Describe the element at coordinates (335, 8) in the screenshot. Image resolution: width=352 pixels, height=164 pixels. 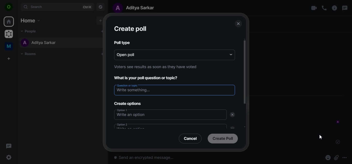
I see `room options` at that location.